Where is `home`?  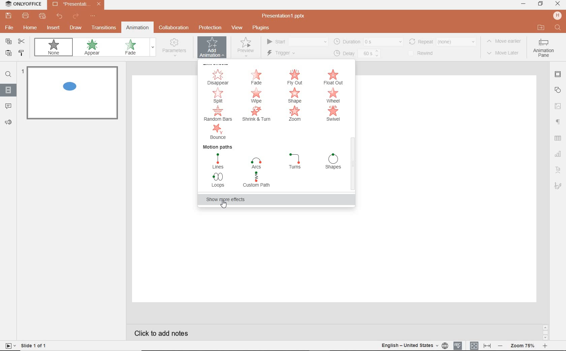
home is located at coordinates (31, 29).